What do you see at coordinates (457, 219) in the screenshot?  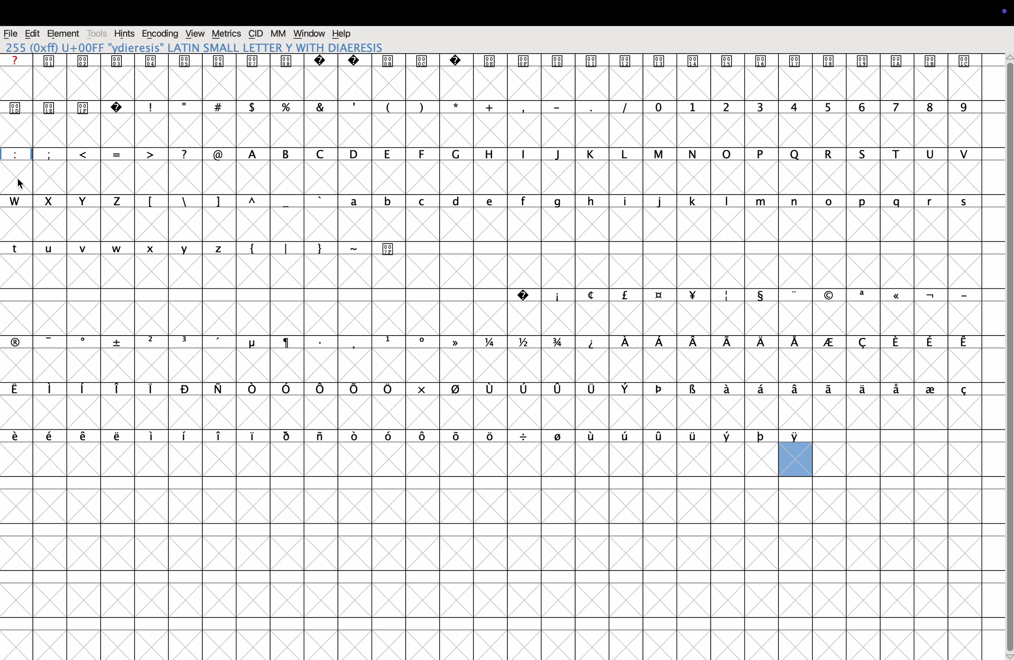 I see `d` at bounding box center [457, 219].